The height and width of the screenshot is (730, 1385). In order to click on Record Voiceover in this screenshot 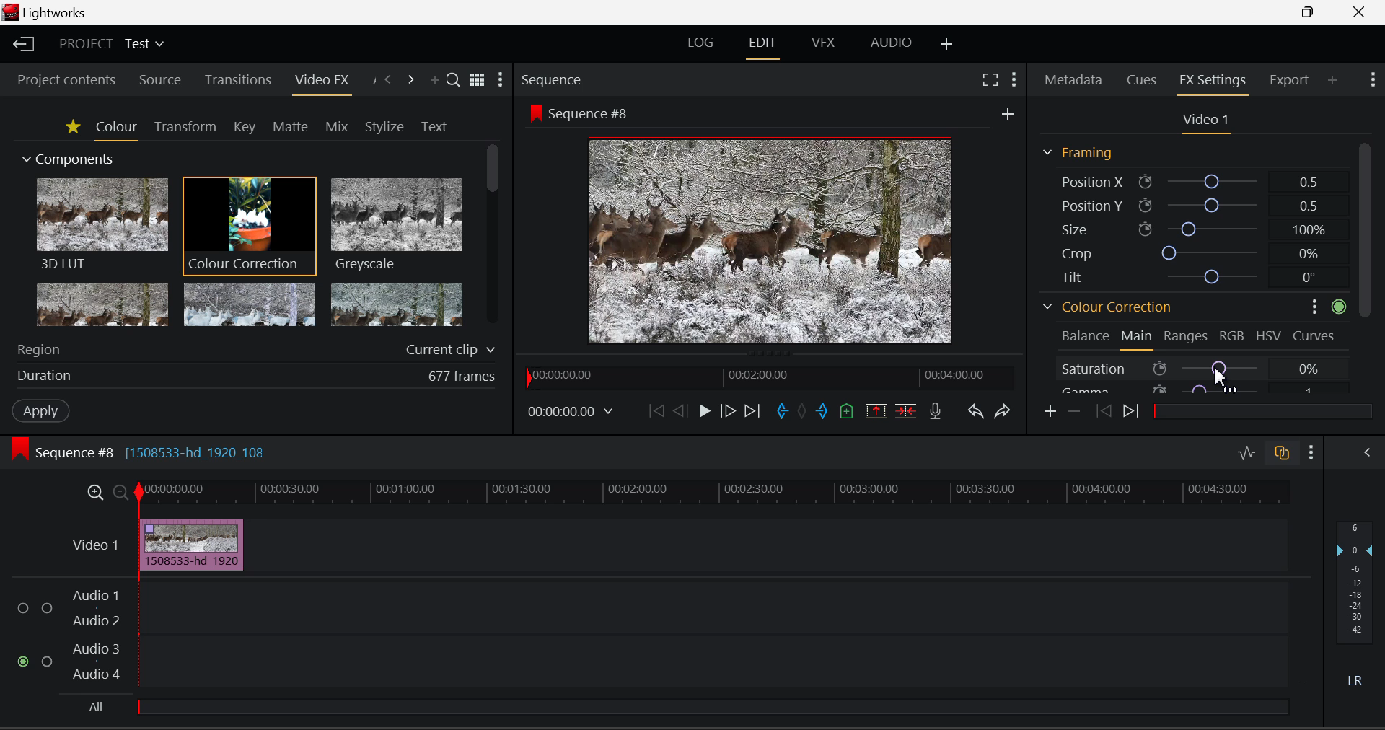, I will do `click(936, 411)`.